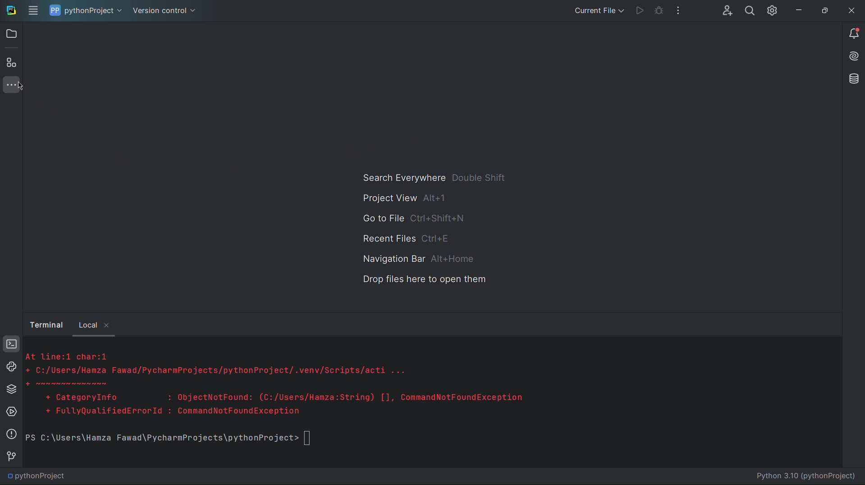 Image resolution: width=865 pixels, height=485 pixels. What do you see at coordinates (38, 478) in the screenshot?
I see `pythonProject` at bounding box center [38, 478].